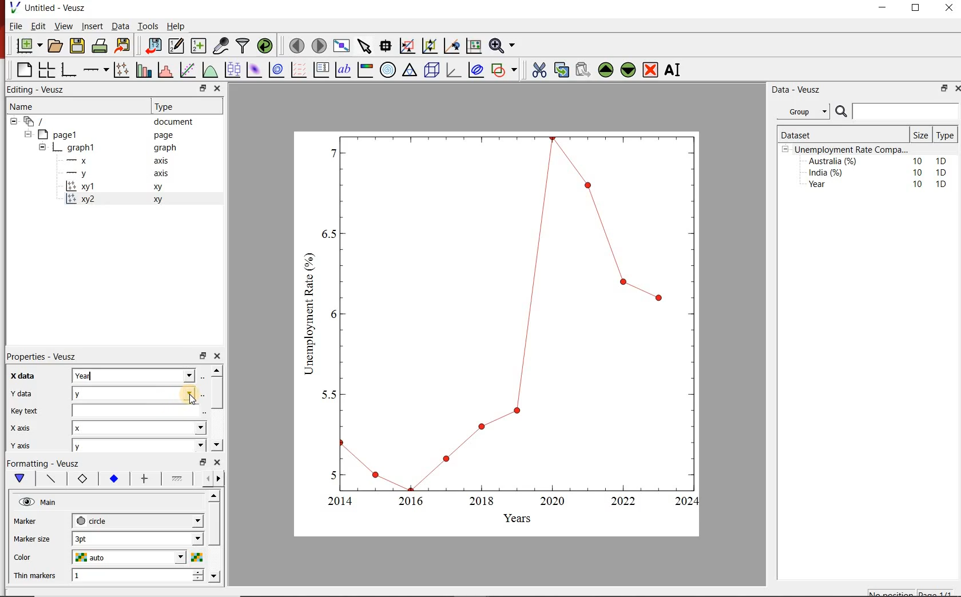 This screenshot has width=961, height=597. Describe the element at coordinates (195, 400) in the screenshot. I see `cursor` at that location.